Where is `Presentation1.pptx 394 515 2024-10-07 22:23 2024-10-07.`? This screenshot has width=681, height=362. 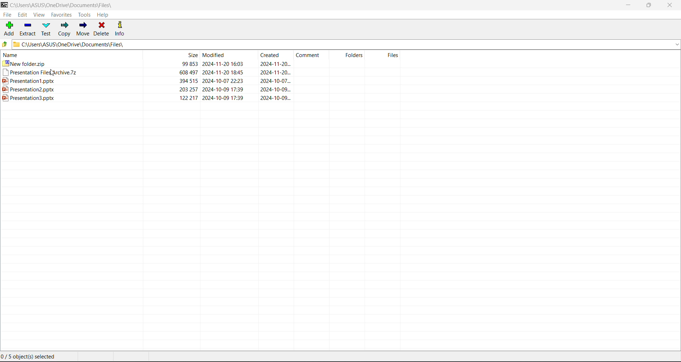
Presentation1.pptx 394 515 2024-10-07 22:23 2024-10-07. is located at coordinates (145, 80).